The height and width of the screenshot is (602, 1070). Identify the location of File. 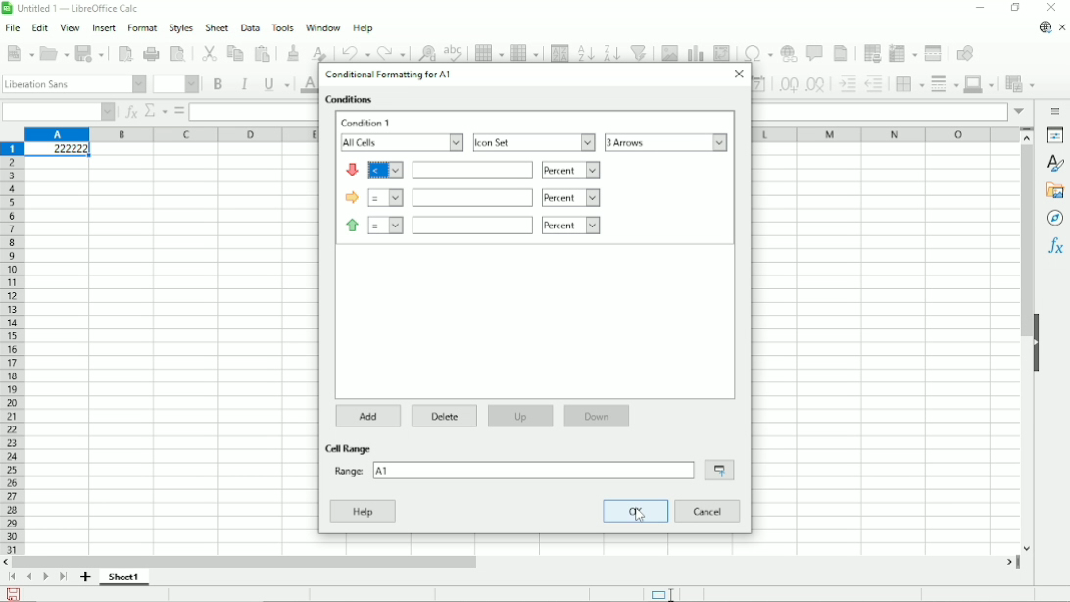
(13, 28).